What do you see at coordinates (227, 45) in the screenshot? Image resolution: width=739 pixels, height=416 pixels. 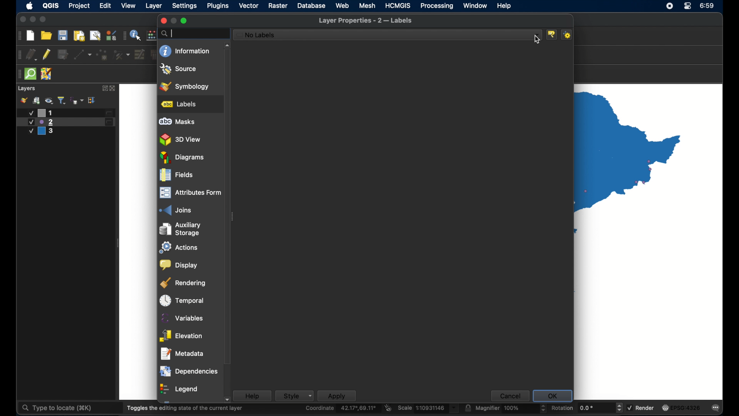 I see `scroll up arrow` at bounding box center [227, 45].